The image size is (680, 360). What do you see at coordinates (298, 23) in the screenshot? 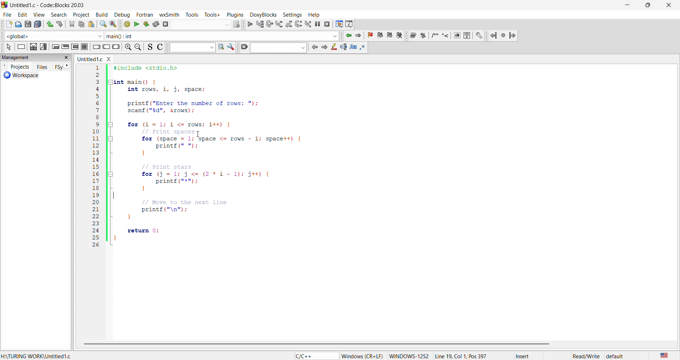
I see `next instruction` at bounding box center [298, 23].